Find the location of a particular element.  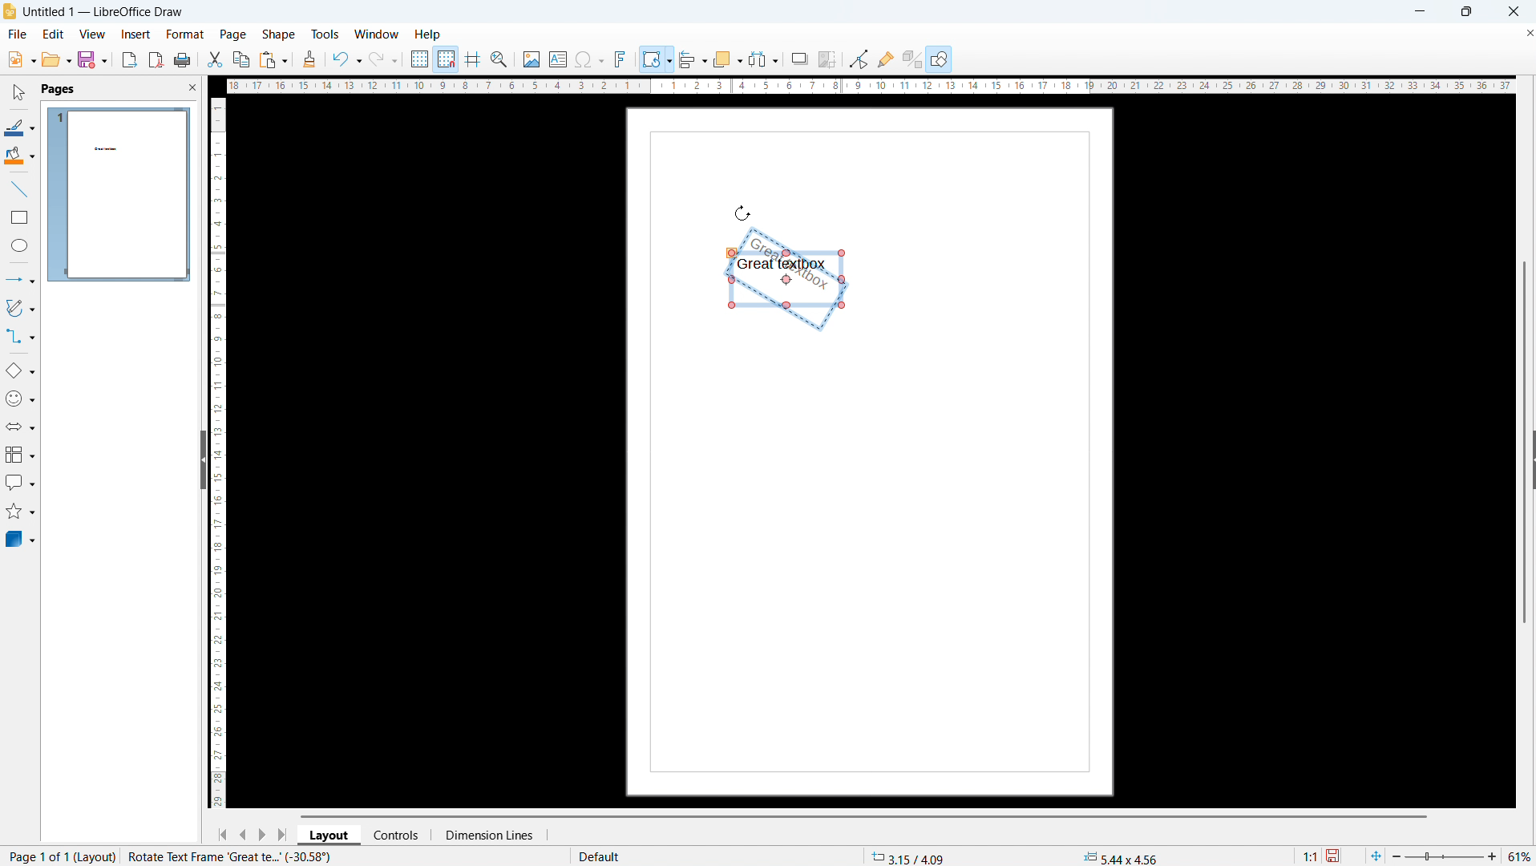

Rotation information  is located at coordinates (231, 856).